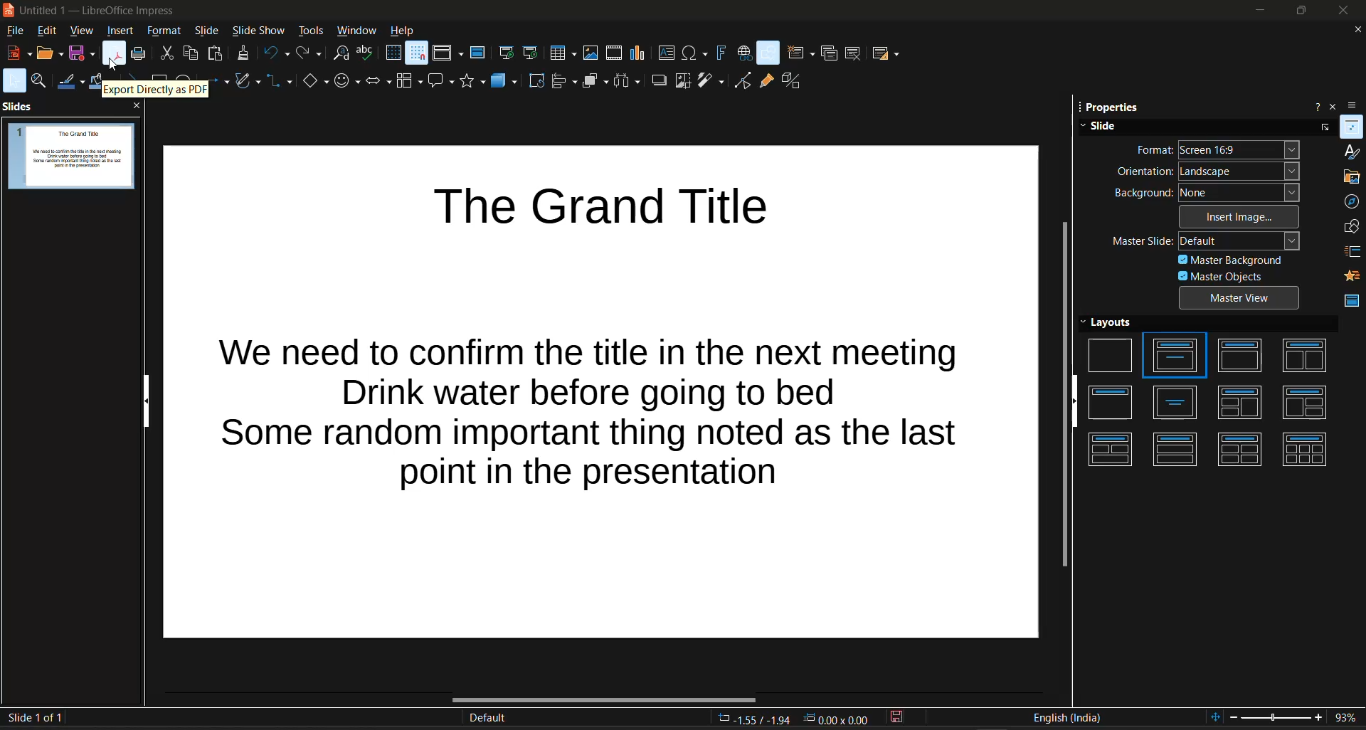 The width and height of the screenshot is (1366, 730). I want to click on background, so click(1208, 192).